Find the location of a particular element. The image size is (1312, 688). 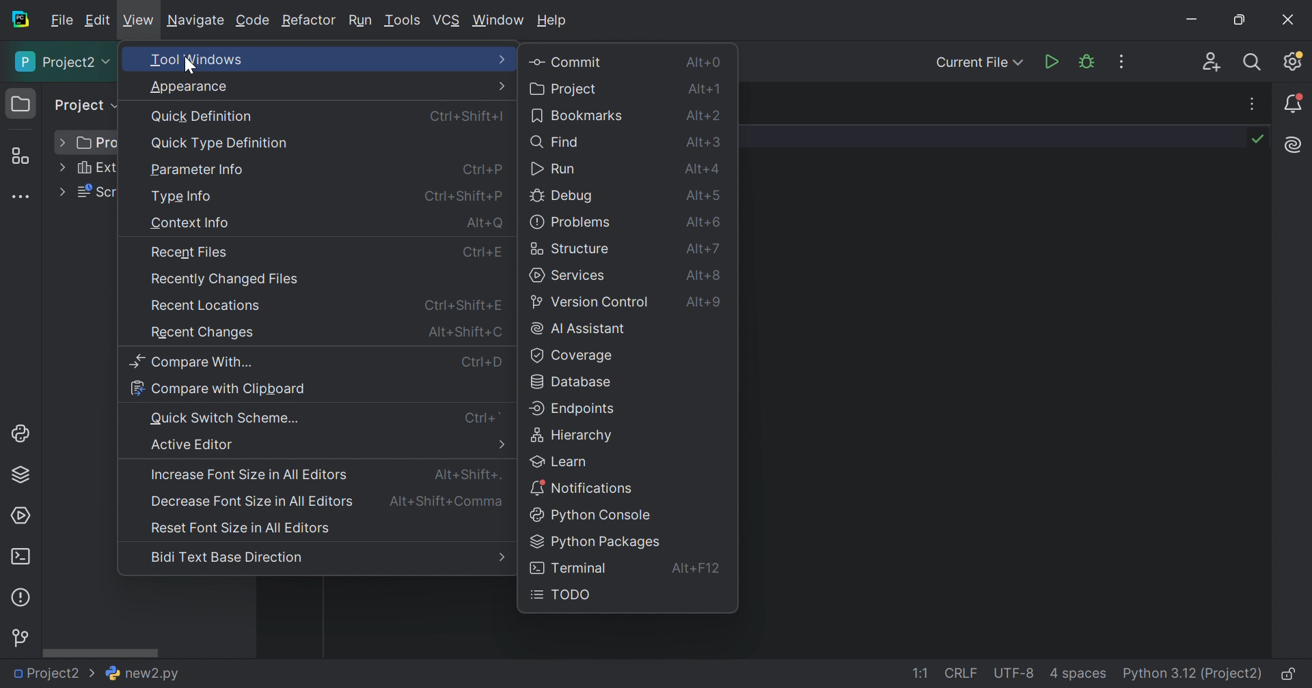

Context info is located at coordinates (189, 223).